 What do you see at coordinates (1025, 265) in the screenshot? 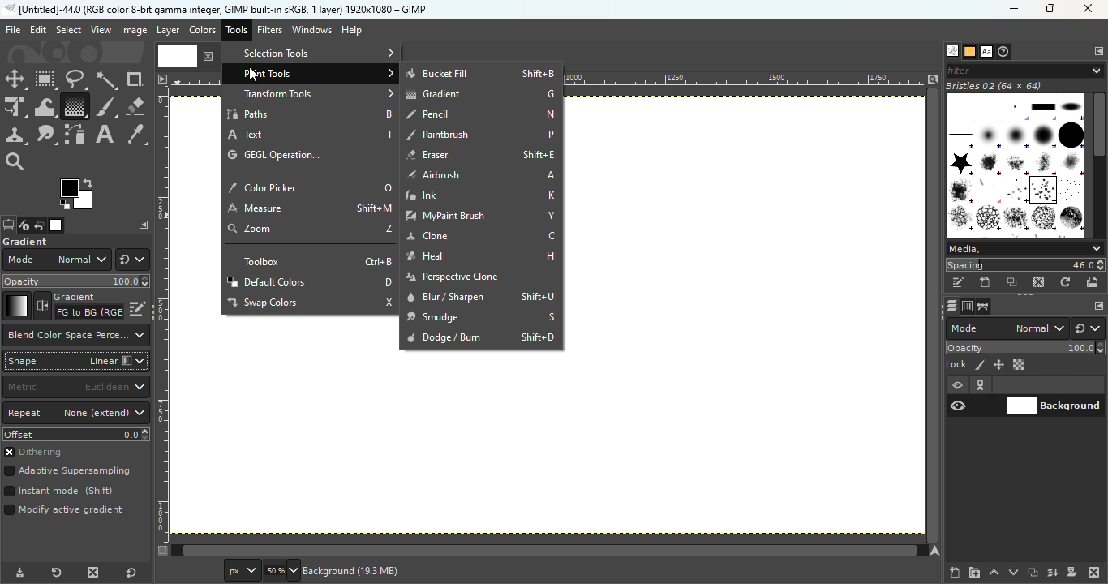
I see `Spacing` at bounding box center [1025, 265].